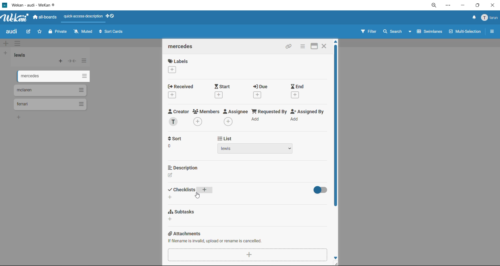 The width and height of the screenshot is (500, 266). Describe the element at coordinates (183, 47) in the screenshot. I see `card title` at that location.